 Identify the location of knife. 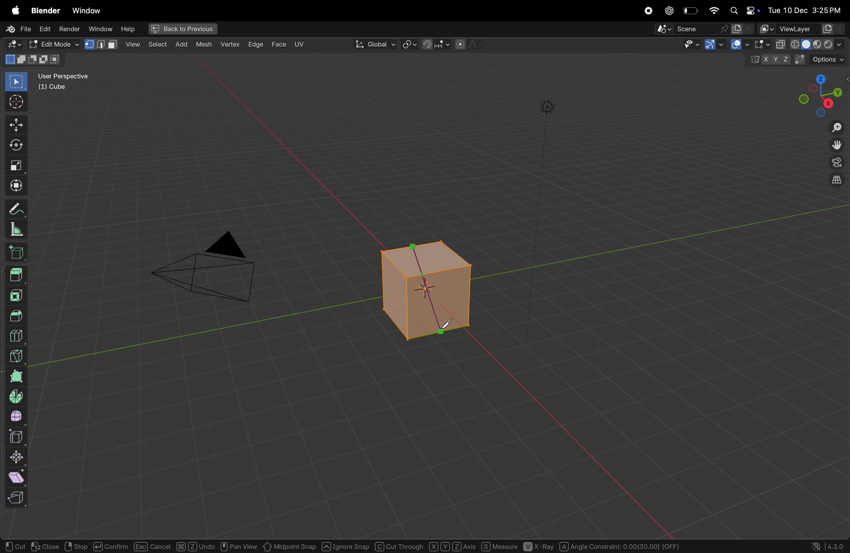
(419, 243).